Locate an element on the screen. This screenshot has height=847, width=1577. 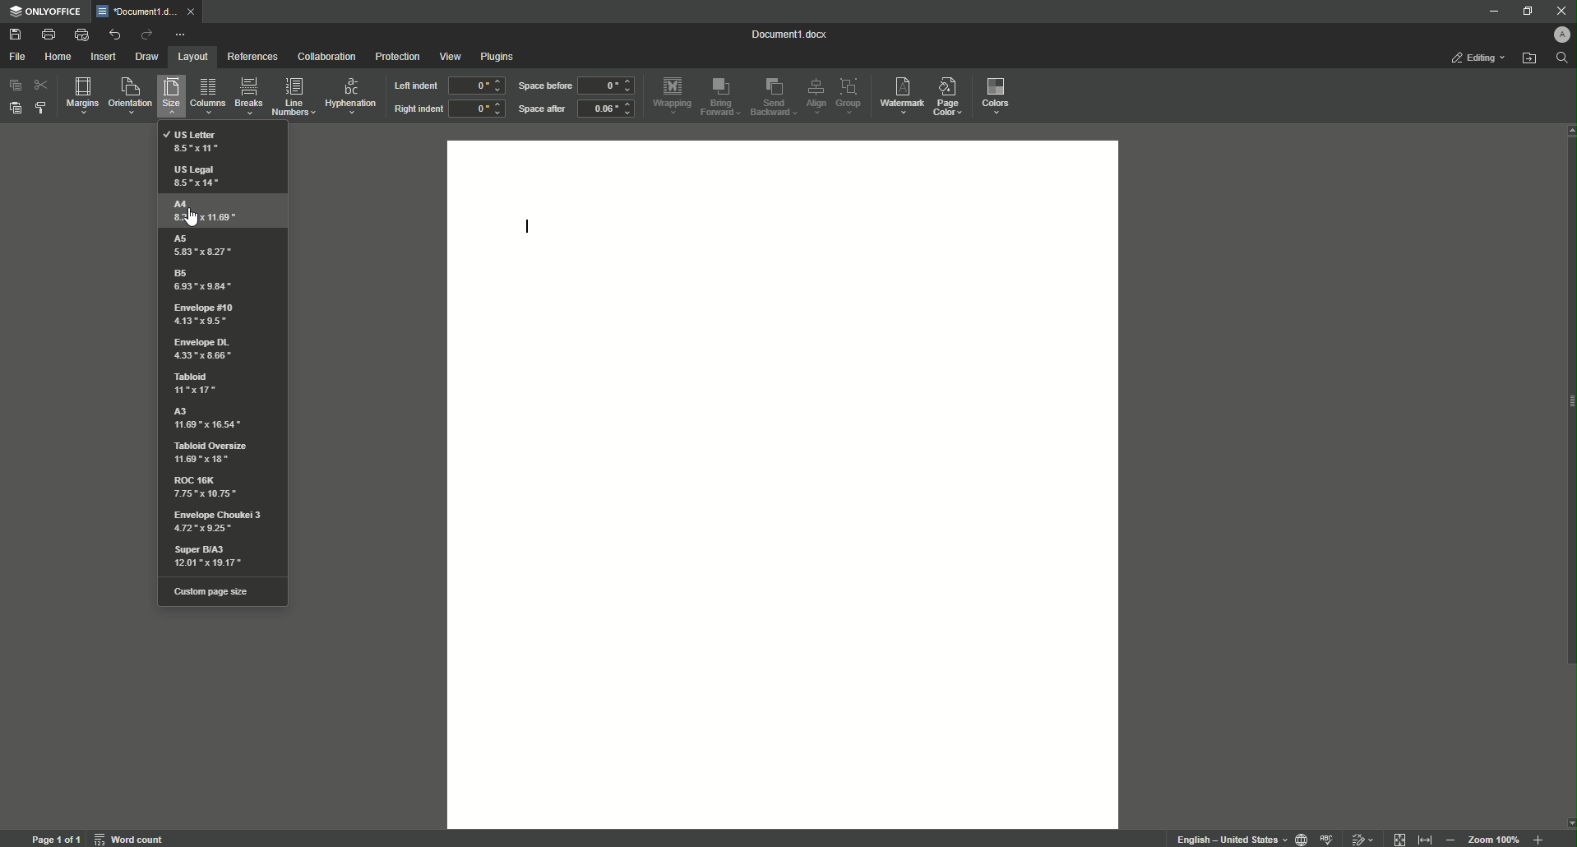
Restore is located at coordinates (1525, 11).